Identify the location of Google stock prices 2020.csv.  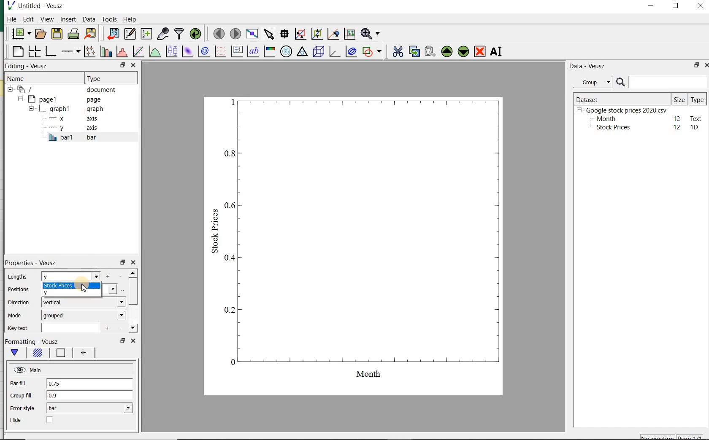
(623, 110).